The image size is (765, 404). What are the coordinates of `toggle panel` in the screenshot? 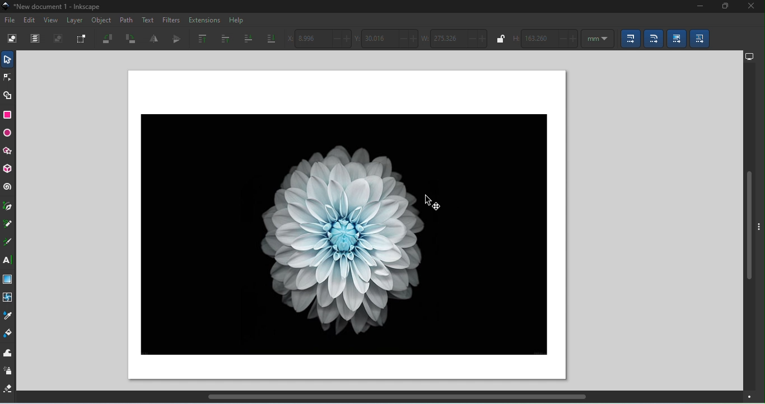 It's located at (759, 234).